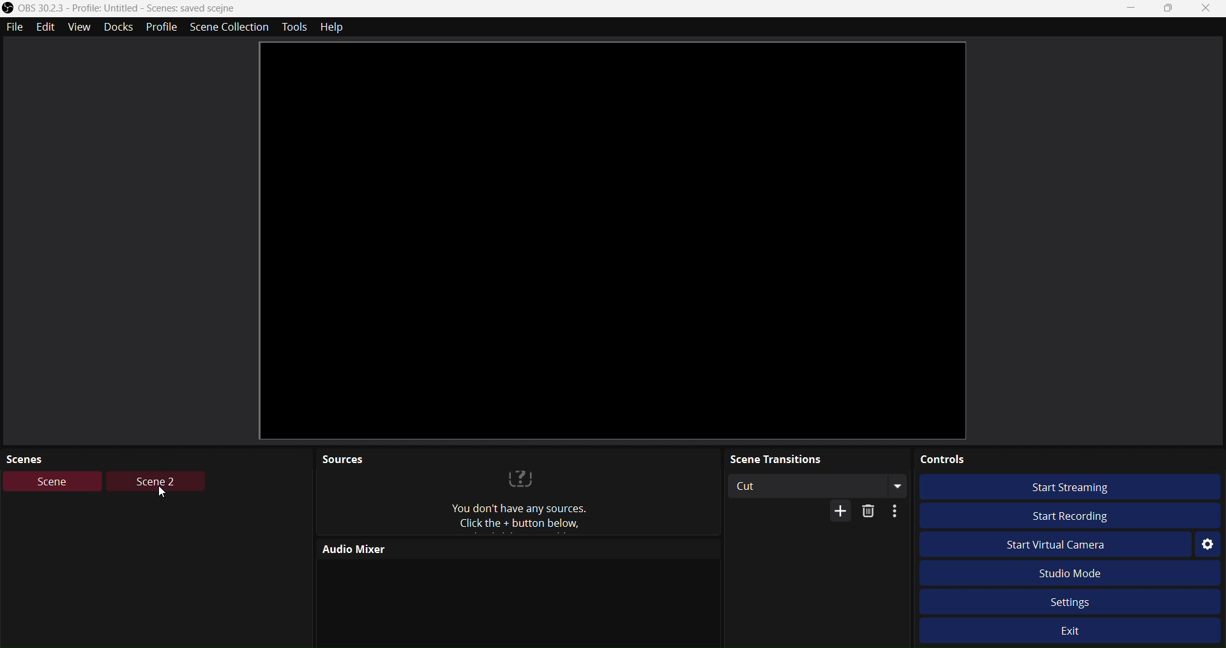  I want to click on Scenes, so click(40, 457).